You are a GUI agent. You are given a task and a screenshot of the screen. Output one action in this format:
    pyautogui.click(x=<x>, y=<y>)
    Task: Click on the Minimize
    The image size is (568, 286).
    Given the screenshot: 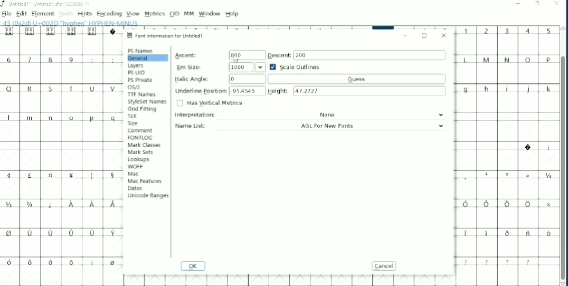 What is the action you would take?
    pyautogui.click(x=519, y=4)
    